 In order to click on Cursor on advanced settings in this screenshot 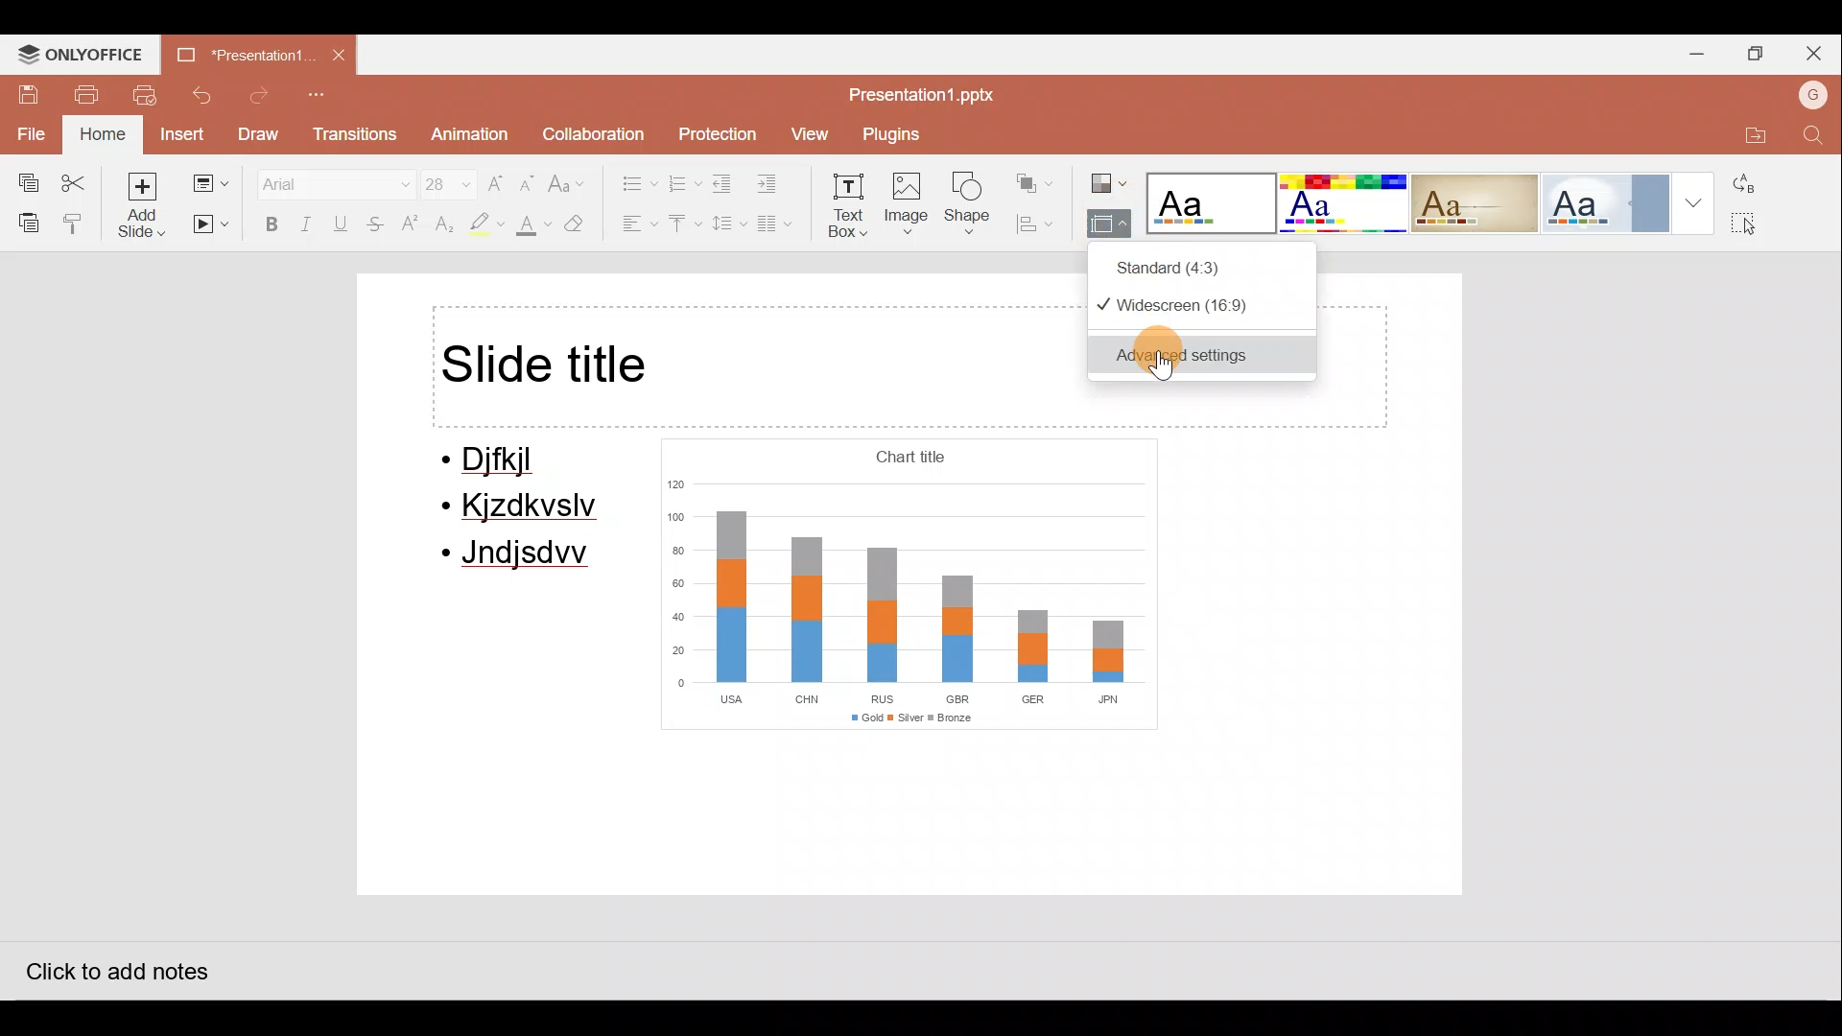, I will do `click(1174, 355)`.